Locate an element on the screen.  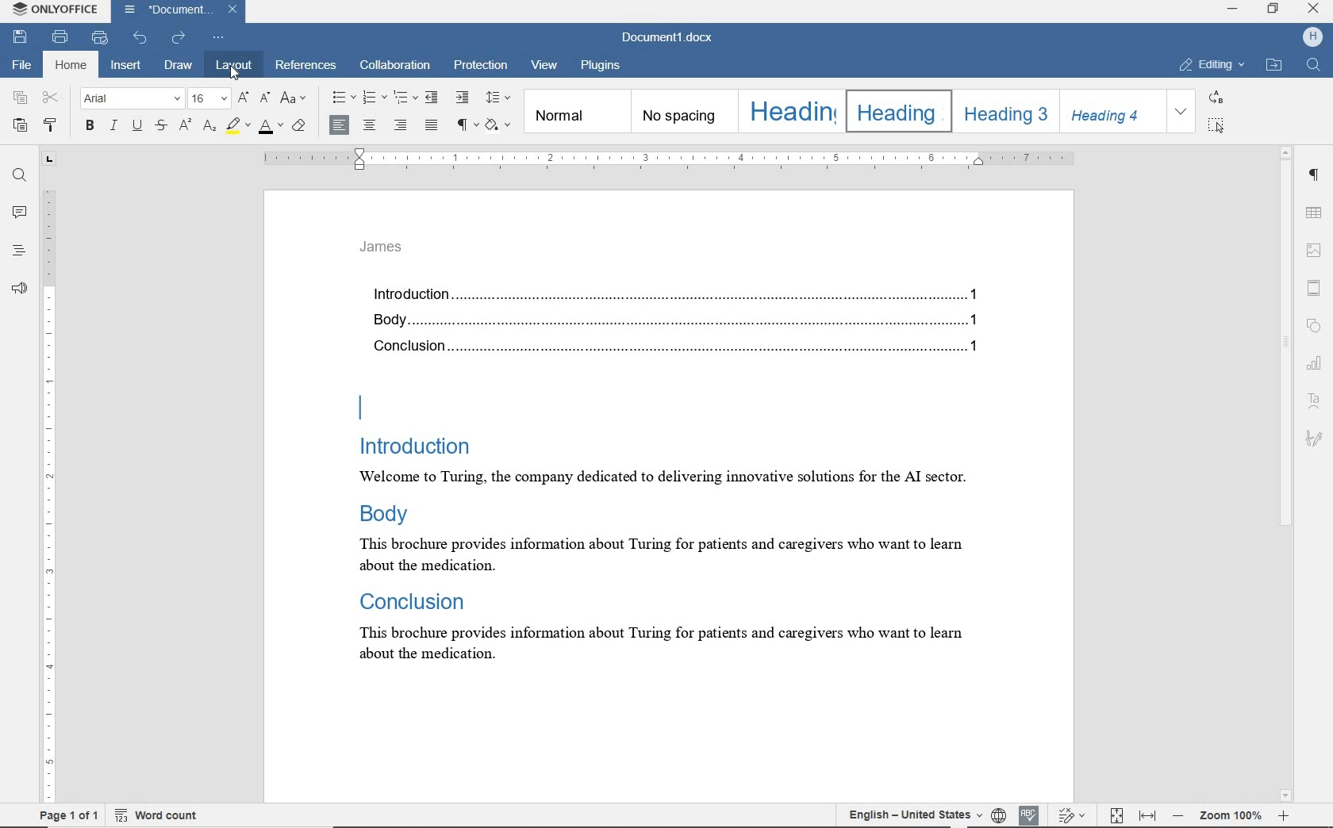
RESTORE DOWN is located at coordinates (1276, 10).